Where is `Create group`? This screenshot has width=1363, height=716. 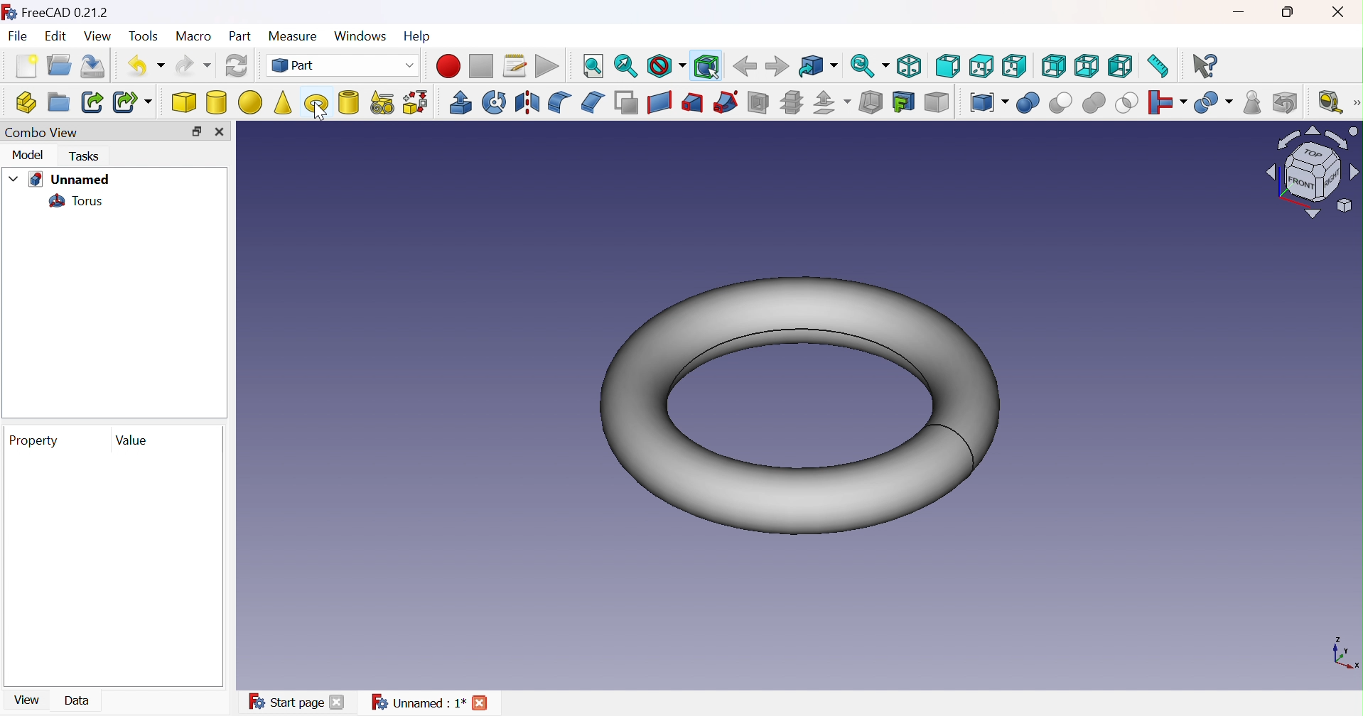
Create group is located at coordinates (59, 64).